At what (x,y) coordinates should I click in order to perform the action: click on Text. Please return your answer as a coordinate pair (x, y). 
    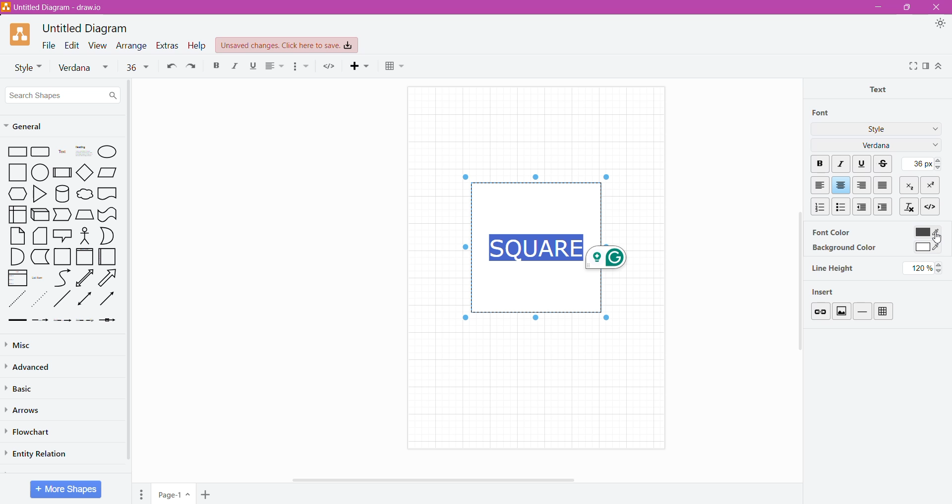
    Looking at the image, I should click on (881, 89).